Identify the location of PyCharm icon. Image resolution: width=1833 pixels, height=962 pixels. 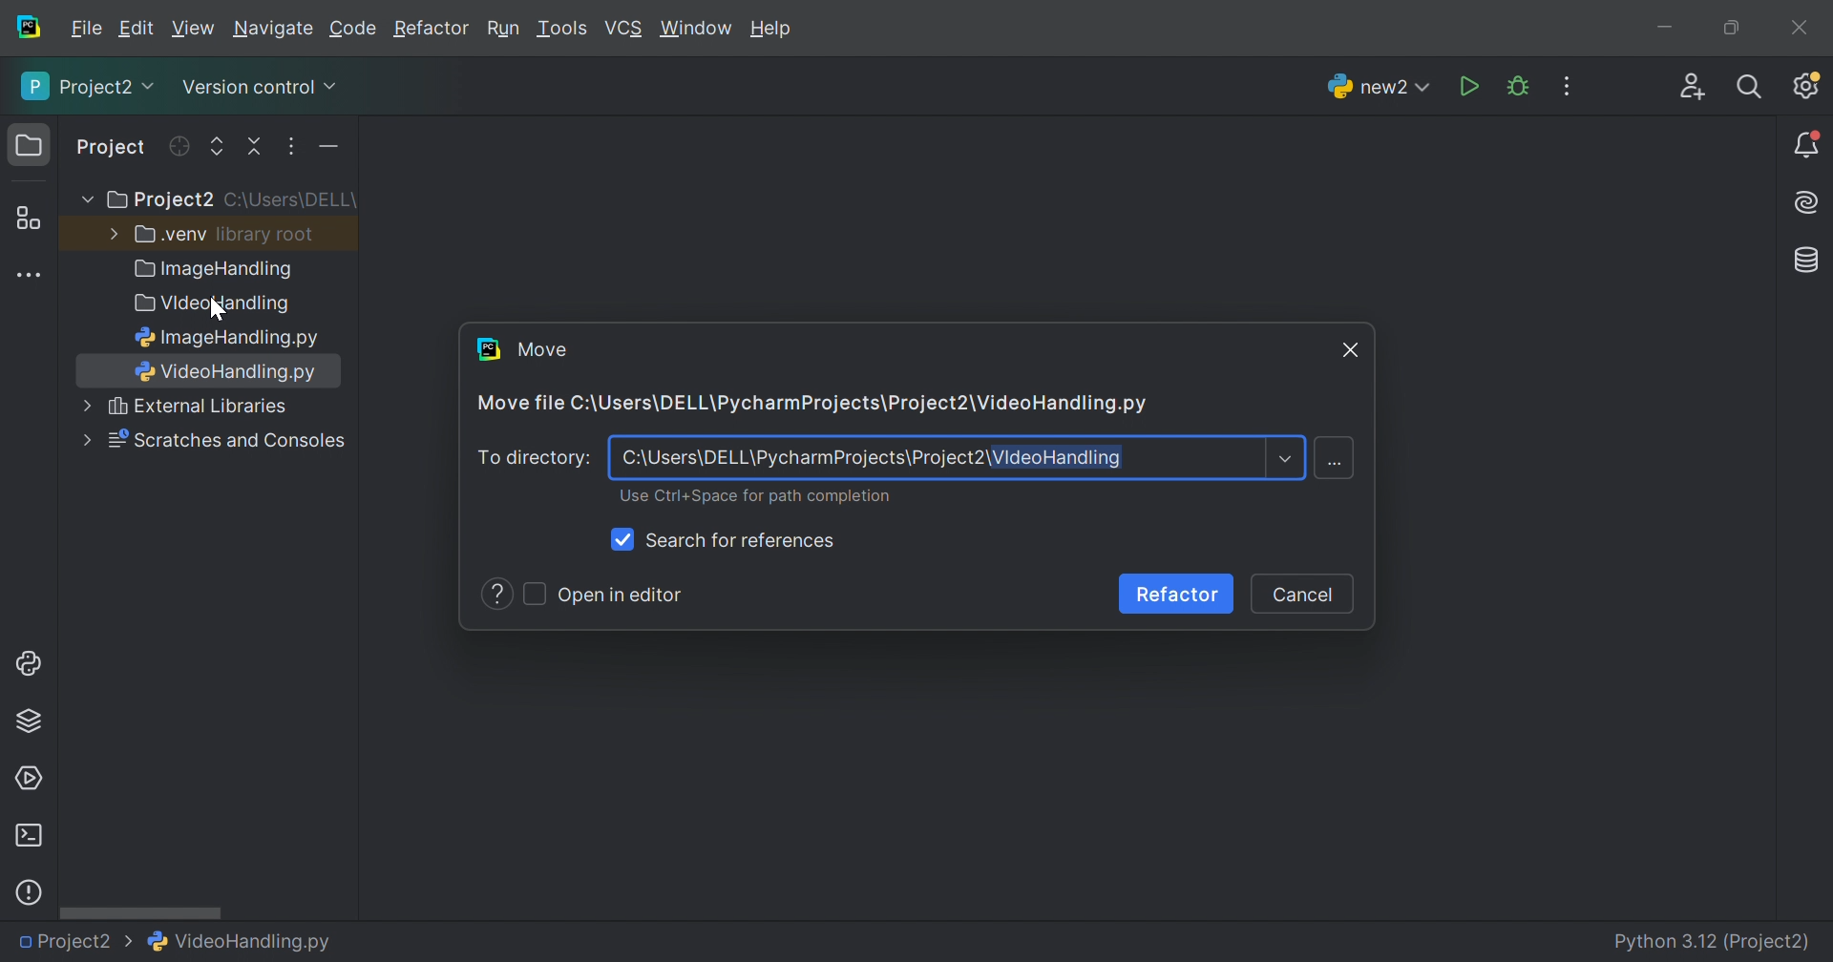
(488, 348).